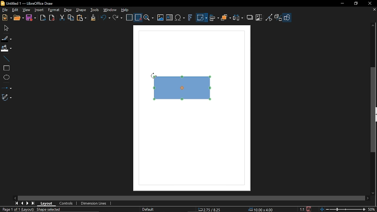  Describe the element at coordinates (15, 198) in the screenshot. I see `MOve left` at that location.